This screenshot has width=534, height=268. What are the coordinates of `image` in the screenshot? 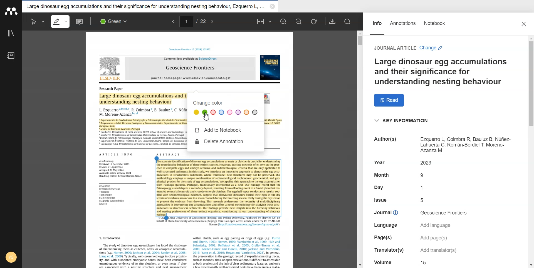 It's located at (270, 67).